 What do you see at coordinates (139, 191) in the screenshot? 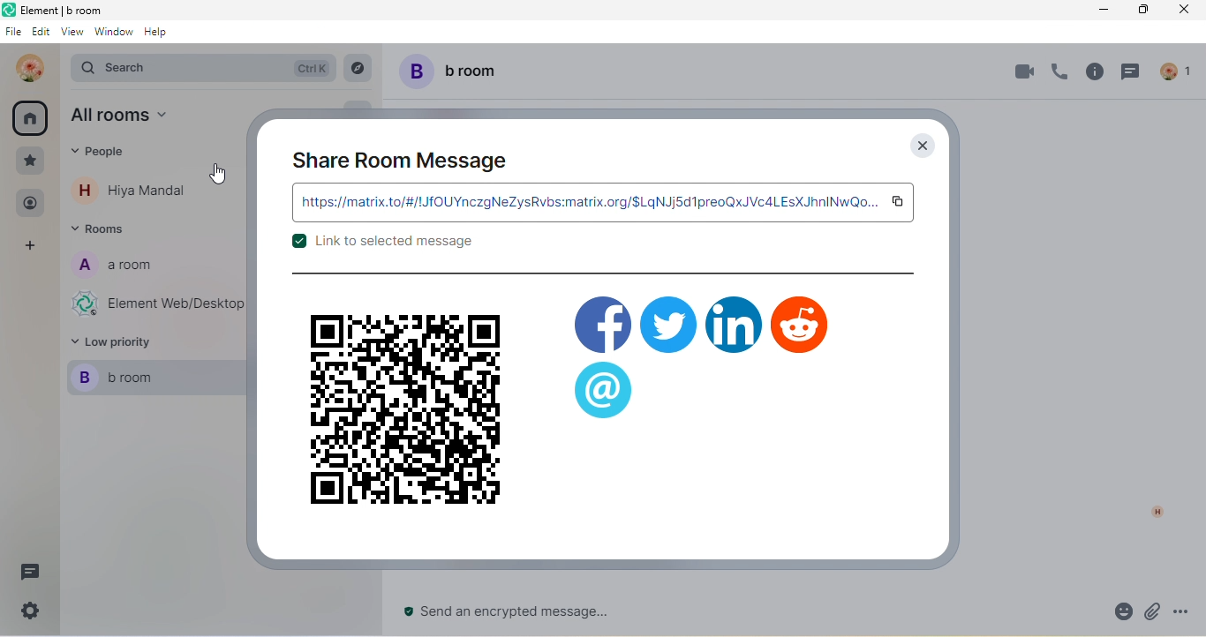
I see `hiya mandal` at bounding box center [139, 191].